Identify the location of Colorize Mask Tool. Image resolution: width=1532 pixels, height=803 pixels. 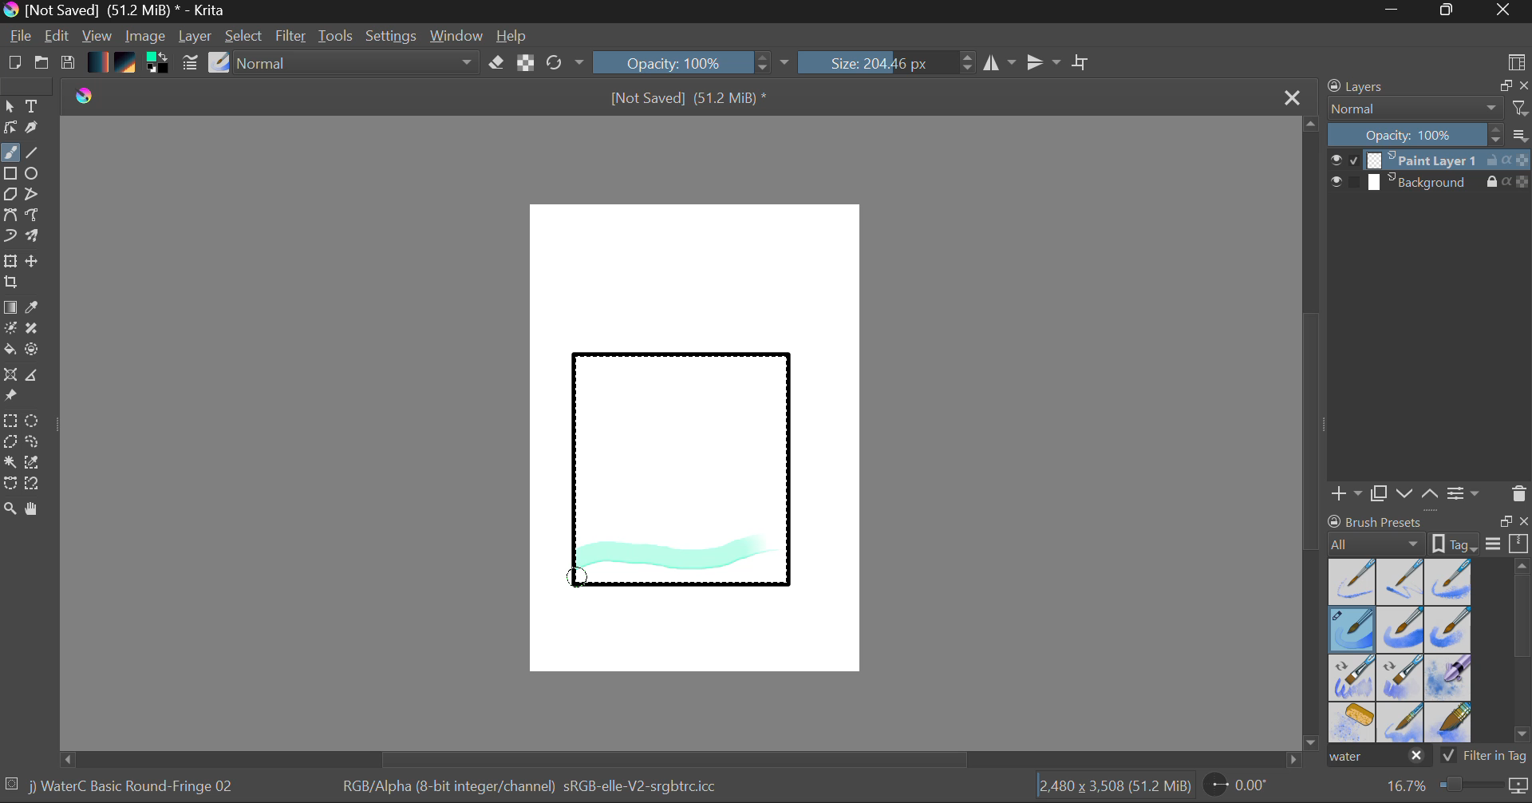
(11, 330).